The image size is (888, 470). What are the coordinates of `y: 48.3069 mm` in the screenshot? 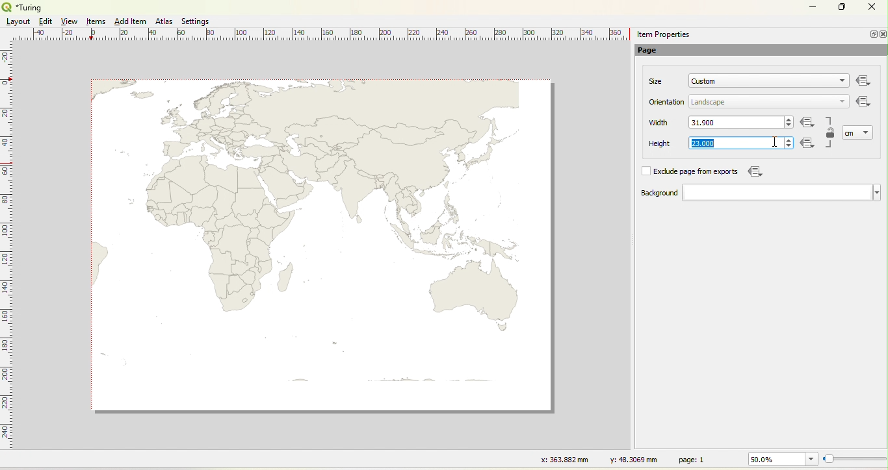 It's located at (629, 459).